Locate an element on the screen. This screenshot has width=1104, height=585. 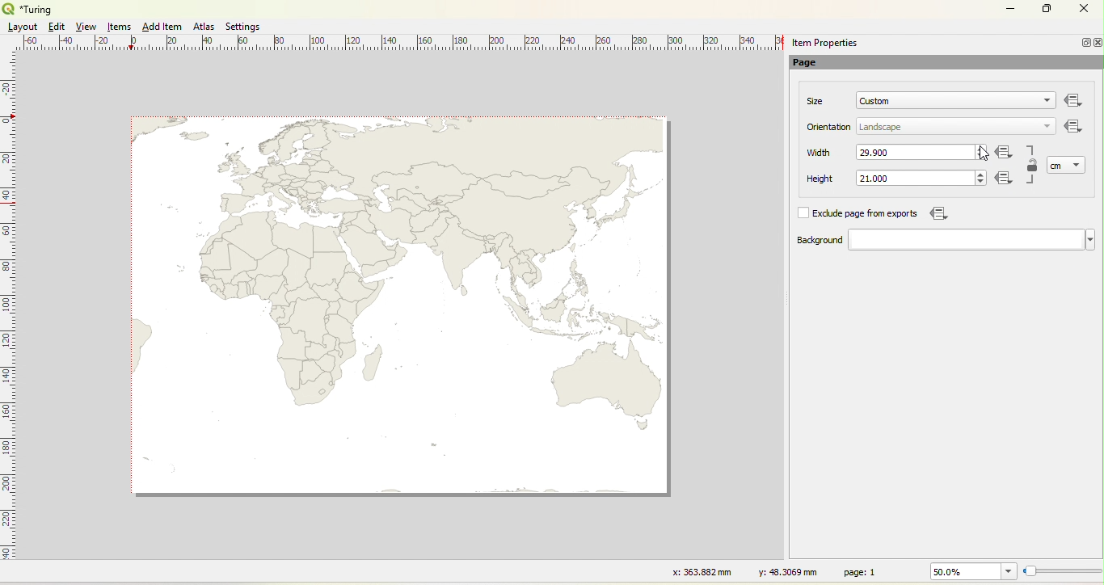
close is located at coordinates (1097, 43).